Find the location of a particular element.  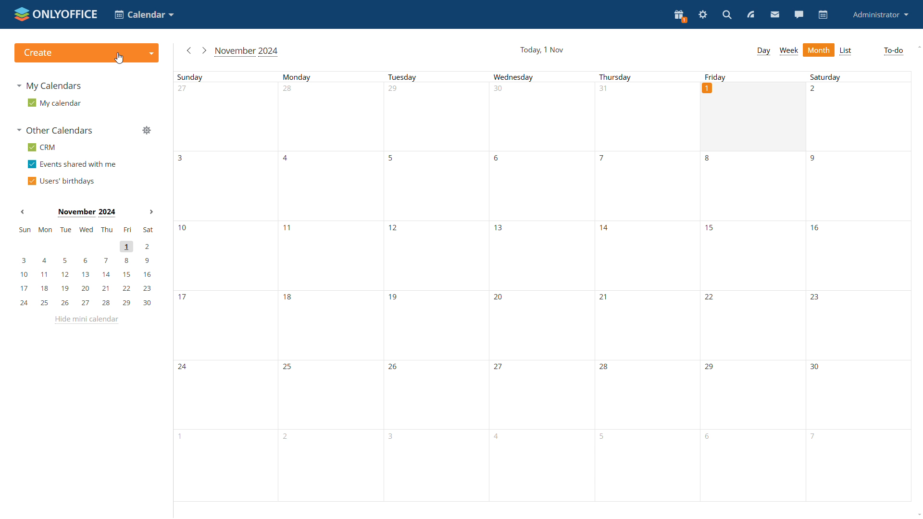

mini calendar is located at coordinates (85, 268).